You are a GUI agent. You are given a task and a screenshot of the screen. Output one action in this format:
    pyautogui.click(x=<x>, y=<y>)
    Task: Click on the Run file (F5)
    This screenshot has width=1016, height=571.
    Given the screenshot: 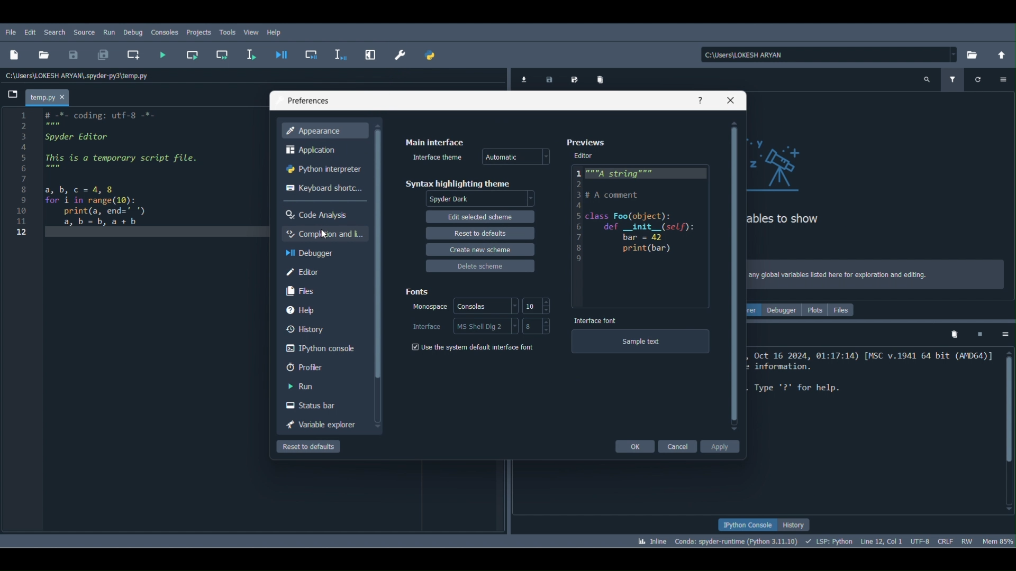 What is the action you would take?
    pyautogui.click(x=164, y=54)
    